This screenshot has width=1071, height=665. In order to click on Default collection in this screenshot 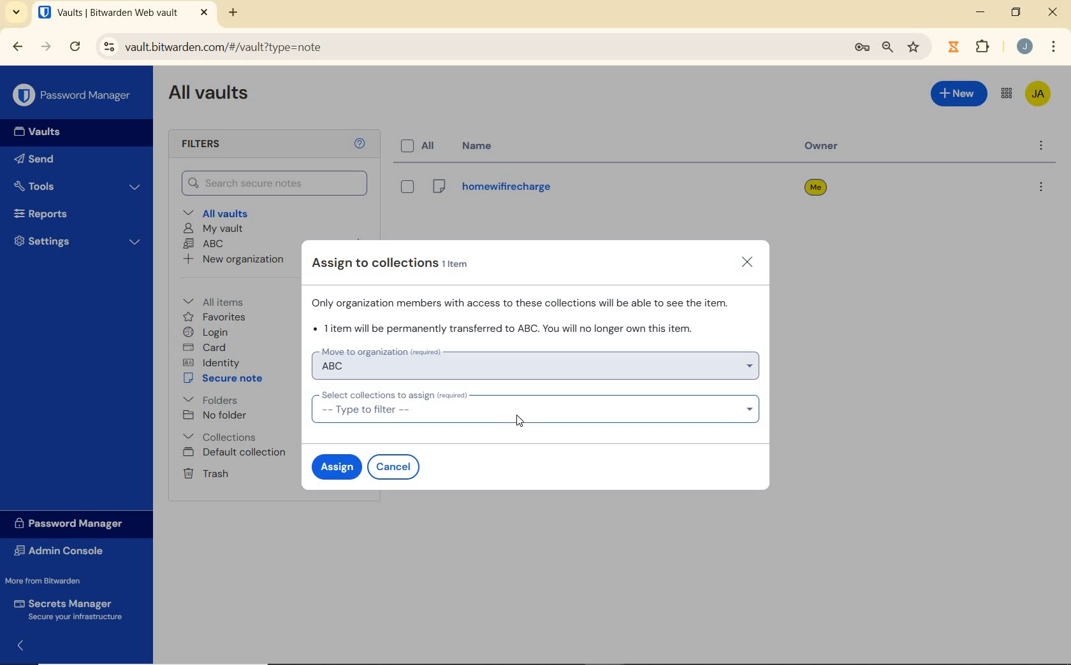, I will do `click(236, 453)`.